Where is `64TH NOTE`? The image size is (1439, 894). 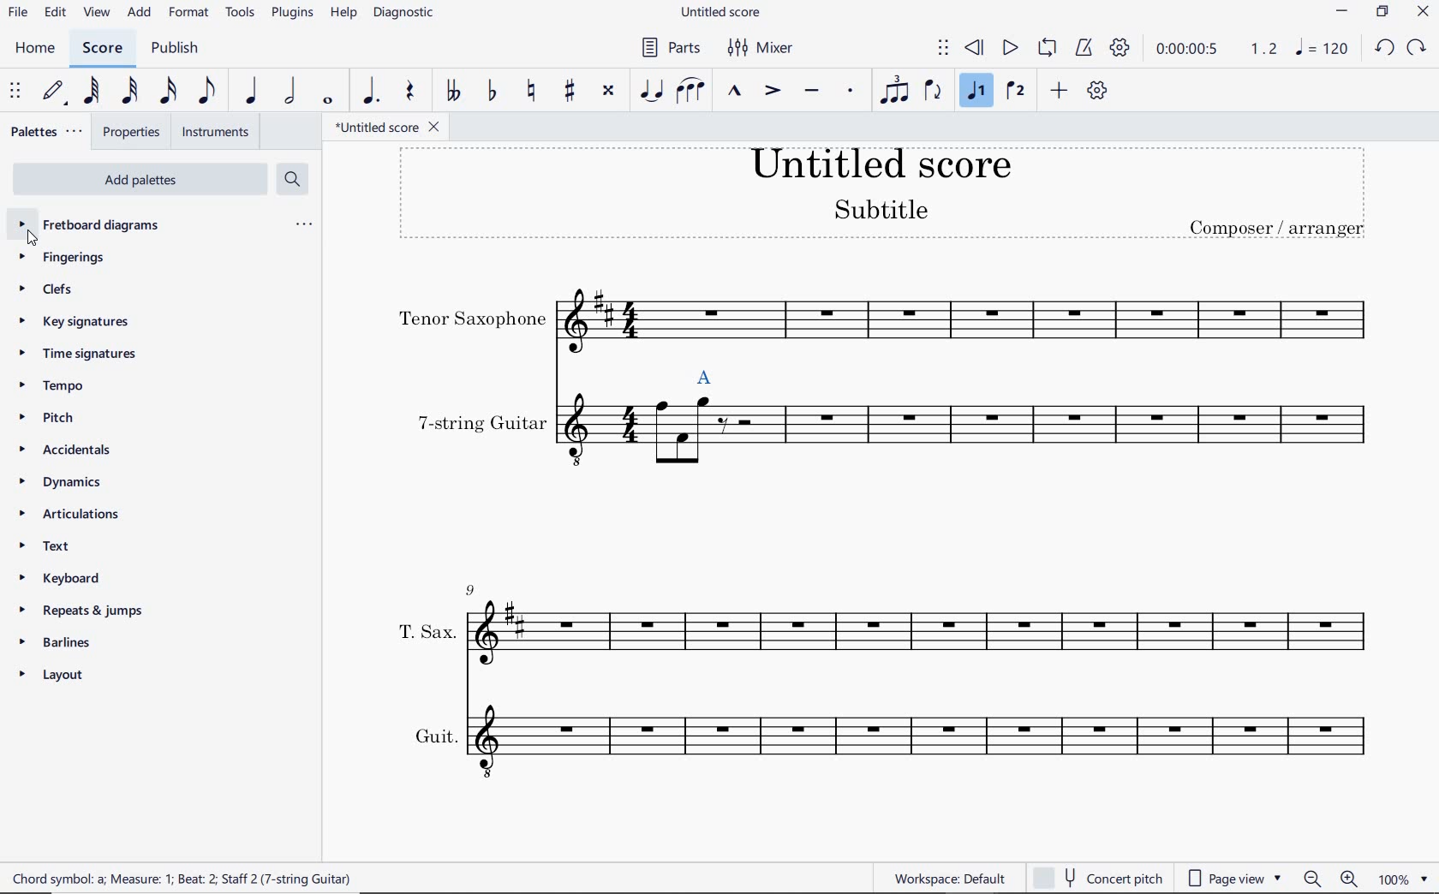 64TH NOTE is located at coordinates (93, 92).